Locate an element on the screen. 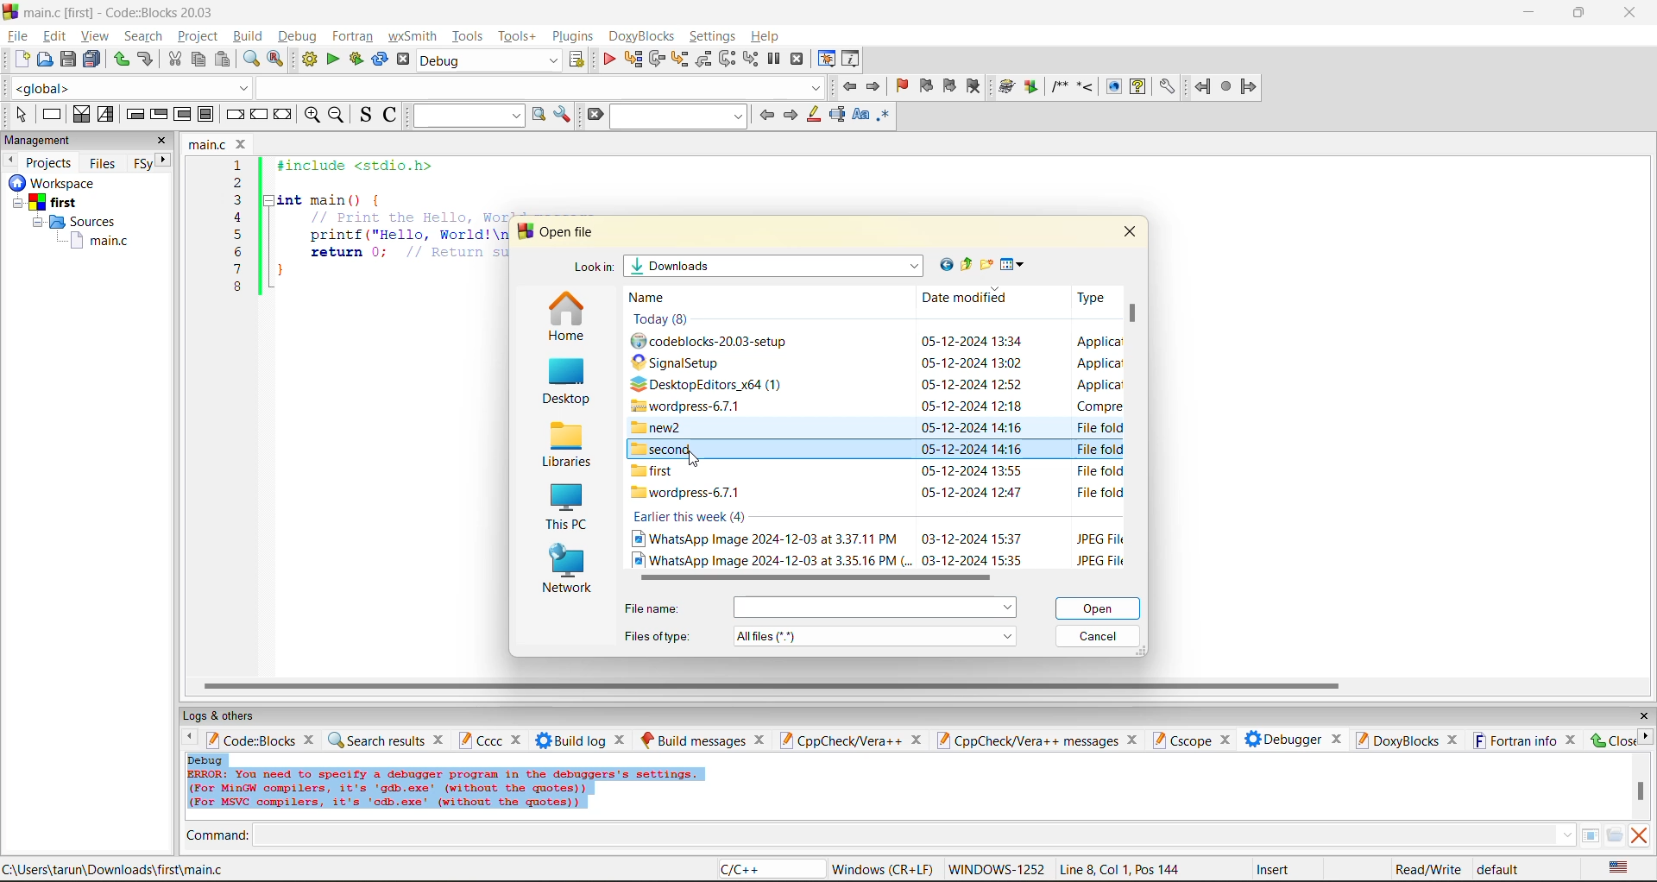 The height and width of the screenshot is (882, 1657). rebuild is located at coordinates (380, 60).